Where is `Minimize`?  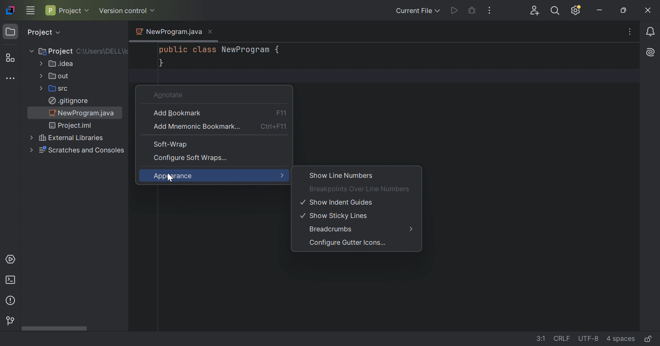
Minimize is located at coordinates (600, 11).